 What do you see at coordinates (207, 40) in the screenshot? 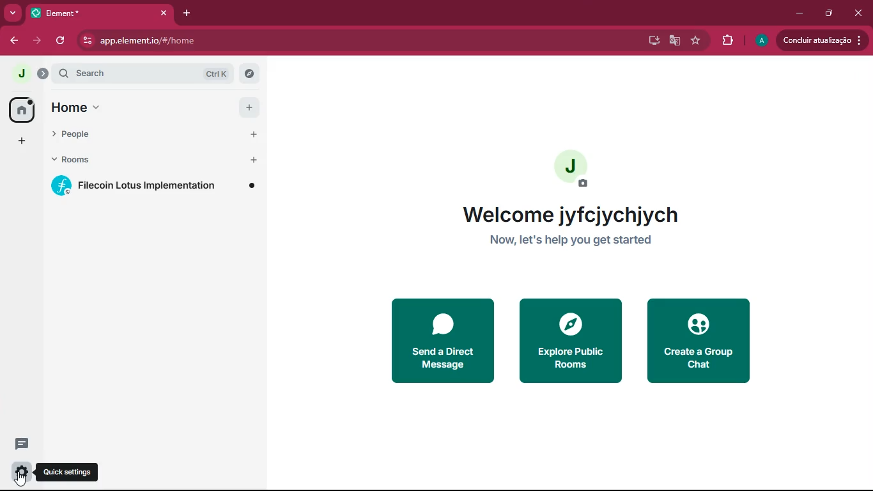
I see `app.element.io/#/home` at bounding box center [207, 40].